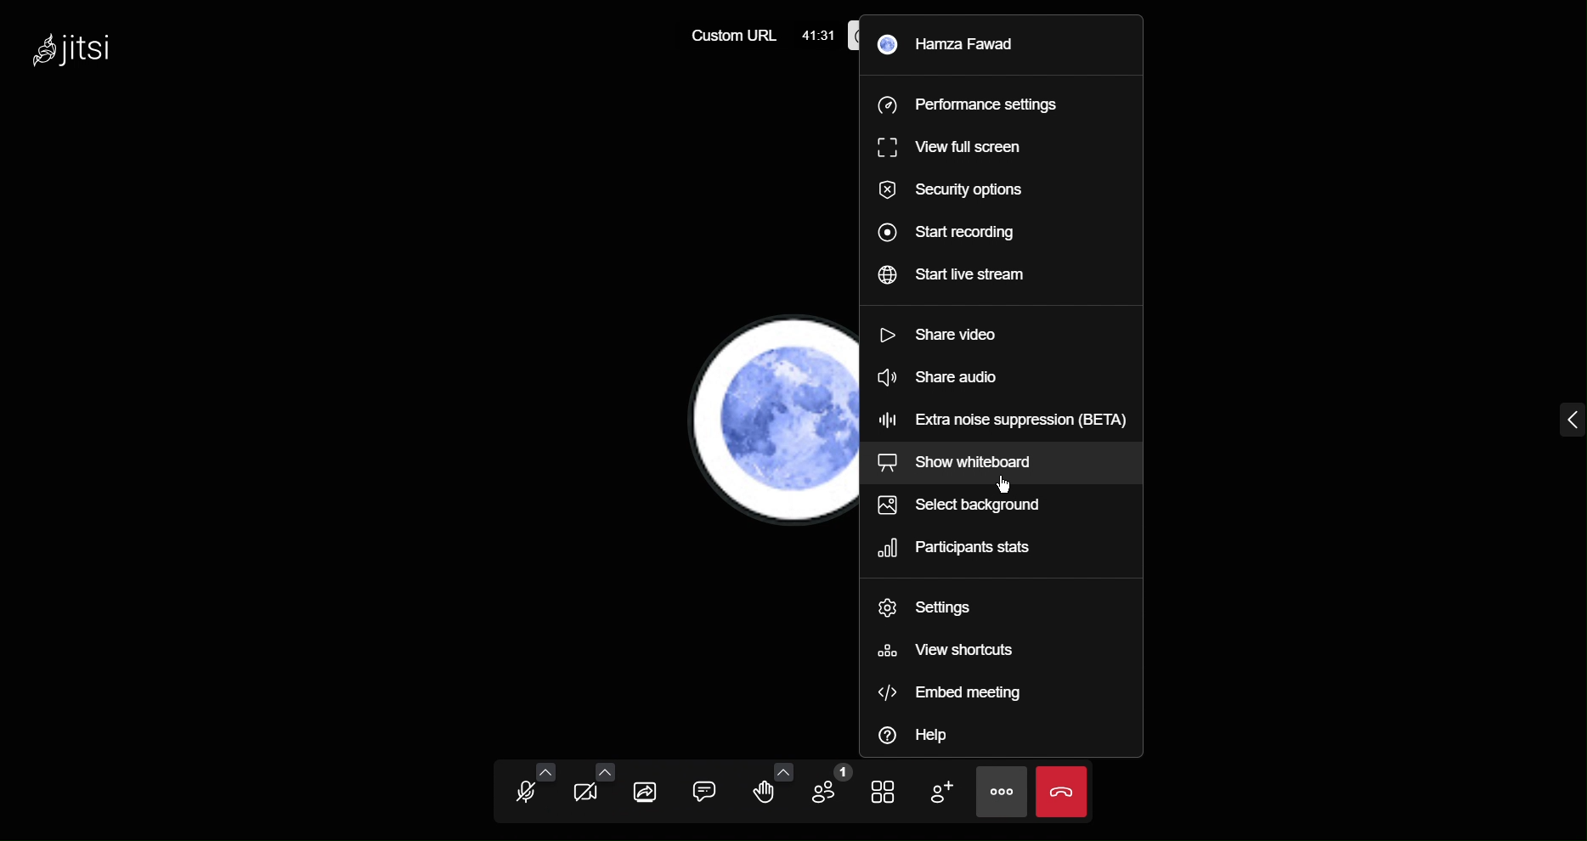 Image resolution: width=1587 pixels, height=841 pixels. I want to click on 41:31, so click(818, 31).